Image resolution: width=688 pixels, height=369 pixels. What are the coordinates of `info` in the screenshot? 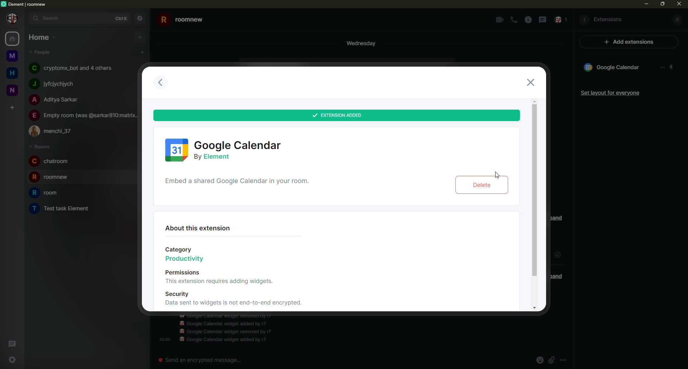 It's located at (228, 330).